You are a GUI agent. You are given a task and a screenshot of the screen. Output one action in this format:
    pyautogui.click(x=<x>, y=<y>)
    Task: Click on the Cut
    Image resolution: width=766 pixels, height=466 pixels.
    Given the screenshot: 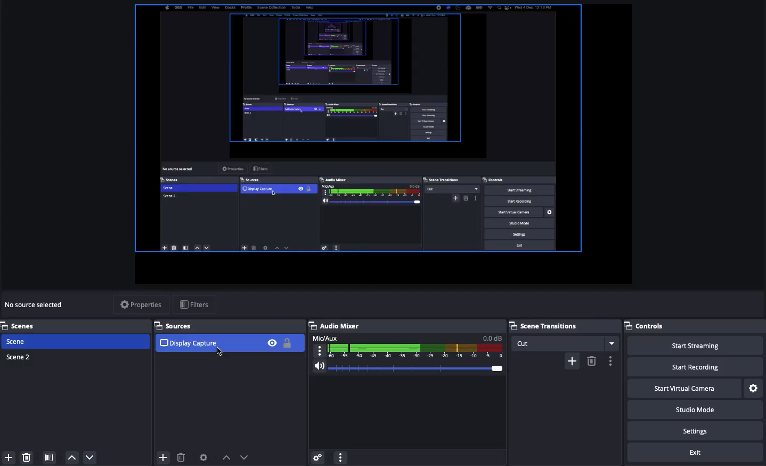 What is the action you would take?
    pyautogui.click(x=566, y=343)
    